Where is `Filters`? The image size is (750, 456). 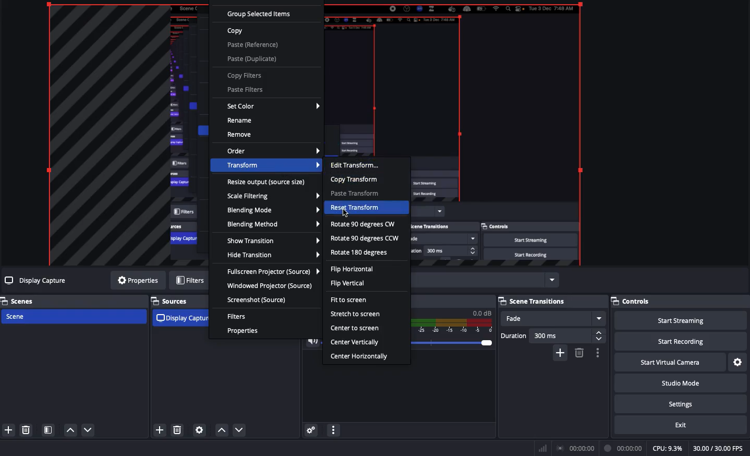
Filters is located at coordinates (239, 317).